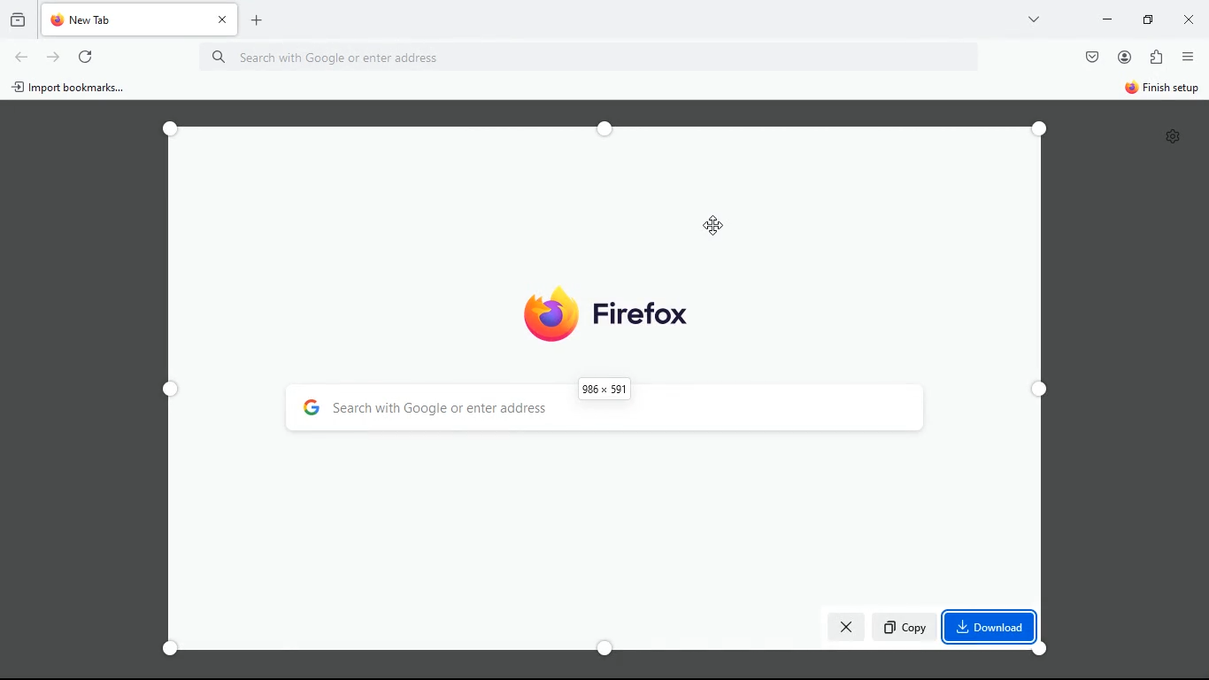 This screenshot has height=680, width=1209. I want to click on Search bar, so click(603, 58).